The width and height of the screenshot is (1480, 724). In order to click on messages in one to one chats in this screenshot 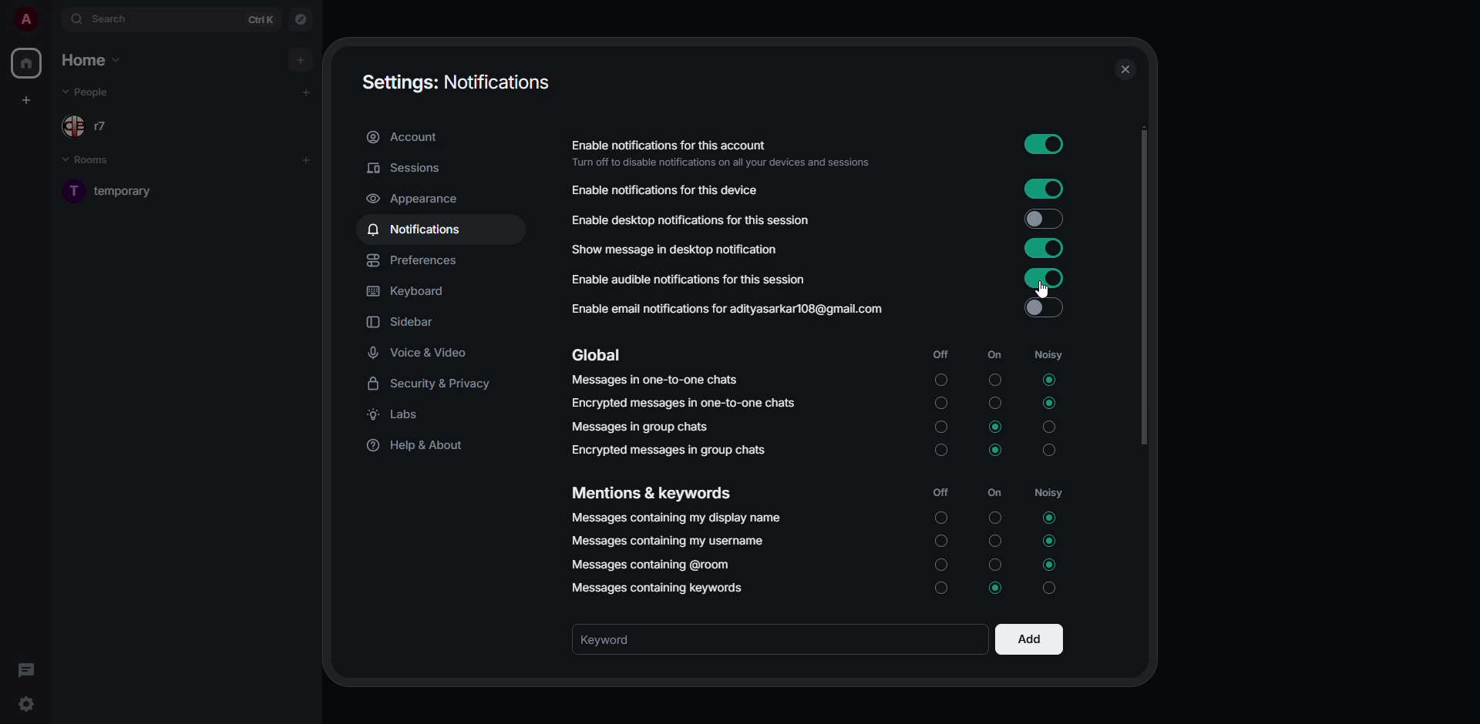, I will do `click(658, 380)`.